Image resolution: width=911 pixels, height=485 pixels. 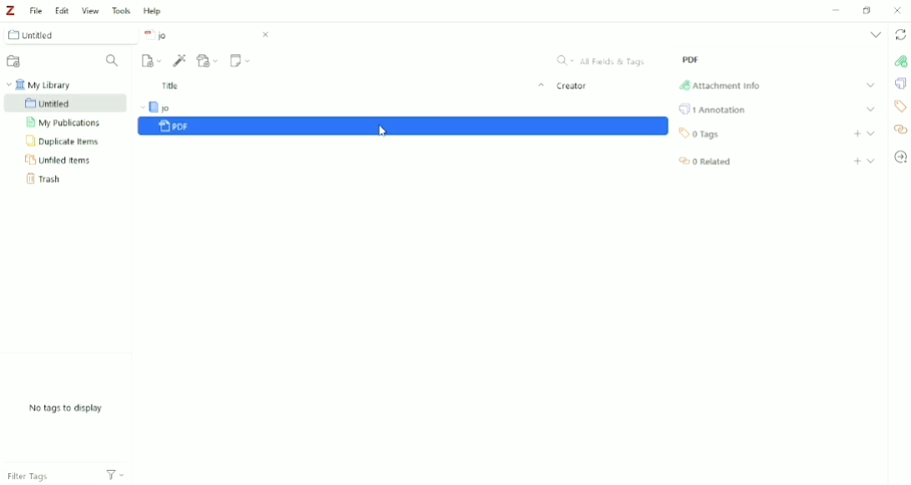 What do you see at coordinates (58, 160) in the screenshot?
I see `Unfiled Items` at bounding box center [58, 160].